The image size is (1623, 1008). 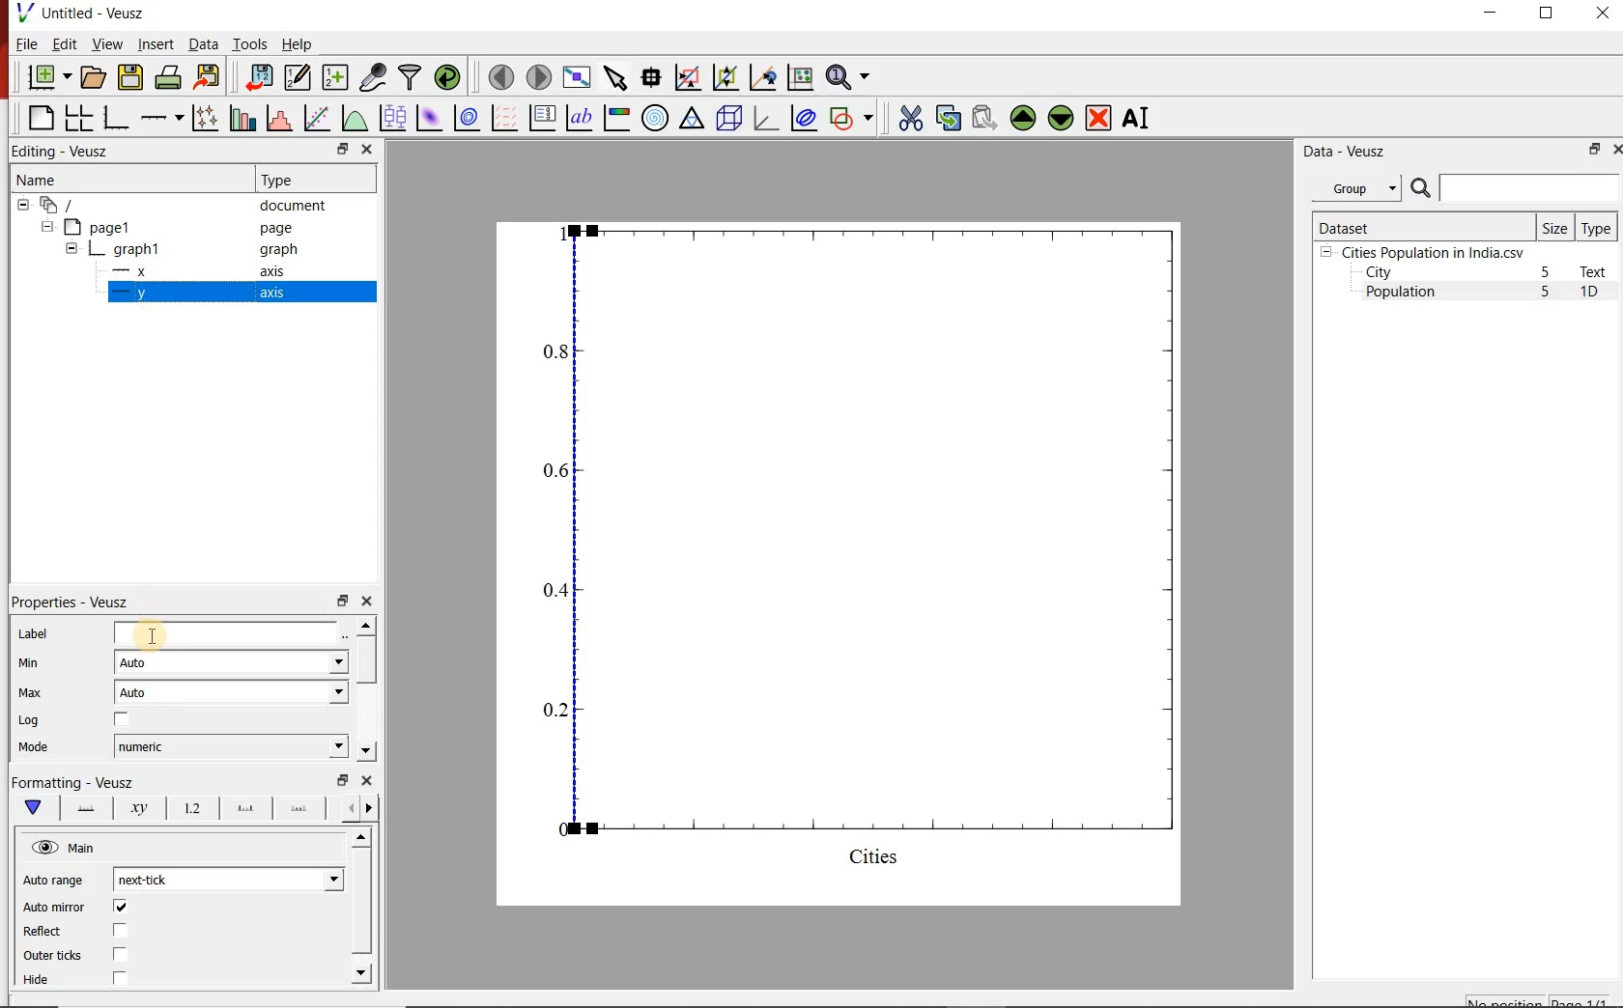 I want to click on blank page, so click(x=39, y=119).